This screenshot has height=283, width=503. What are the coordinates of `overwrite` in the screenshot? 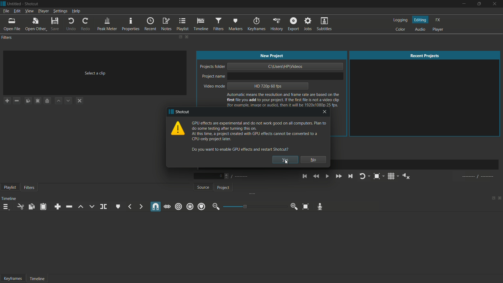 It's located at (91, 206).